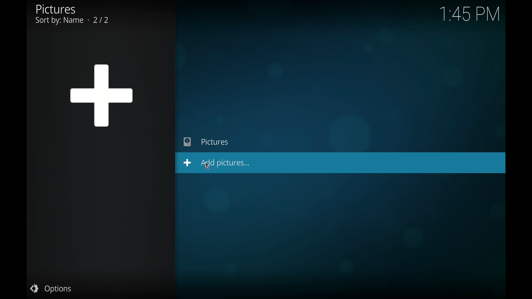 The width and height of the screenshot is (532, 299). What do you see at coordinates (103, 95) in the screenshot?
I see `add icon` at bounding box center [103, 95].